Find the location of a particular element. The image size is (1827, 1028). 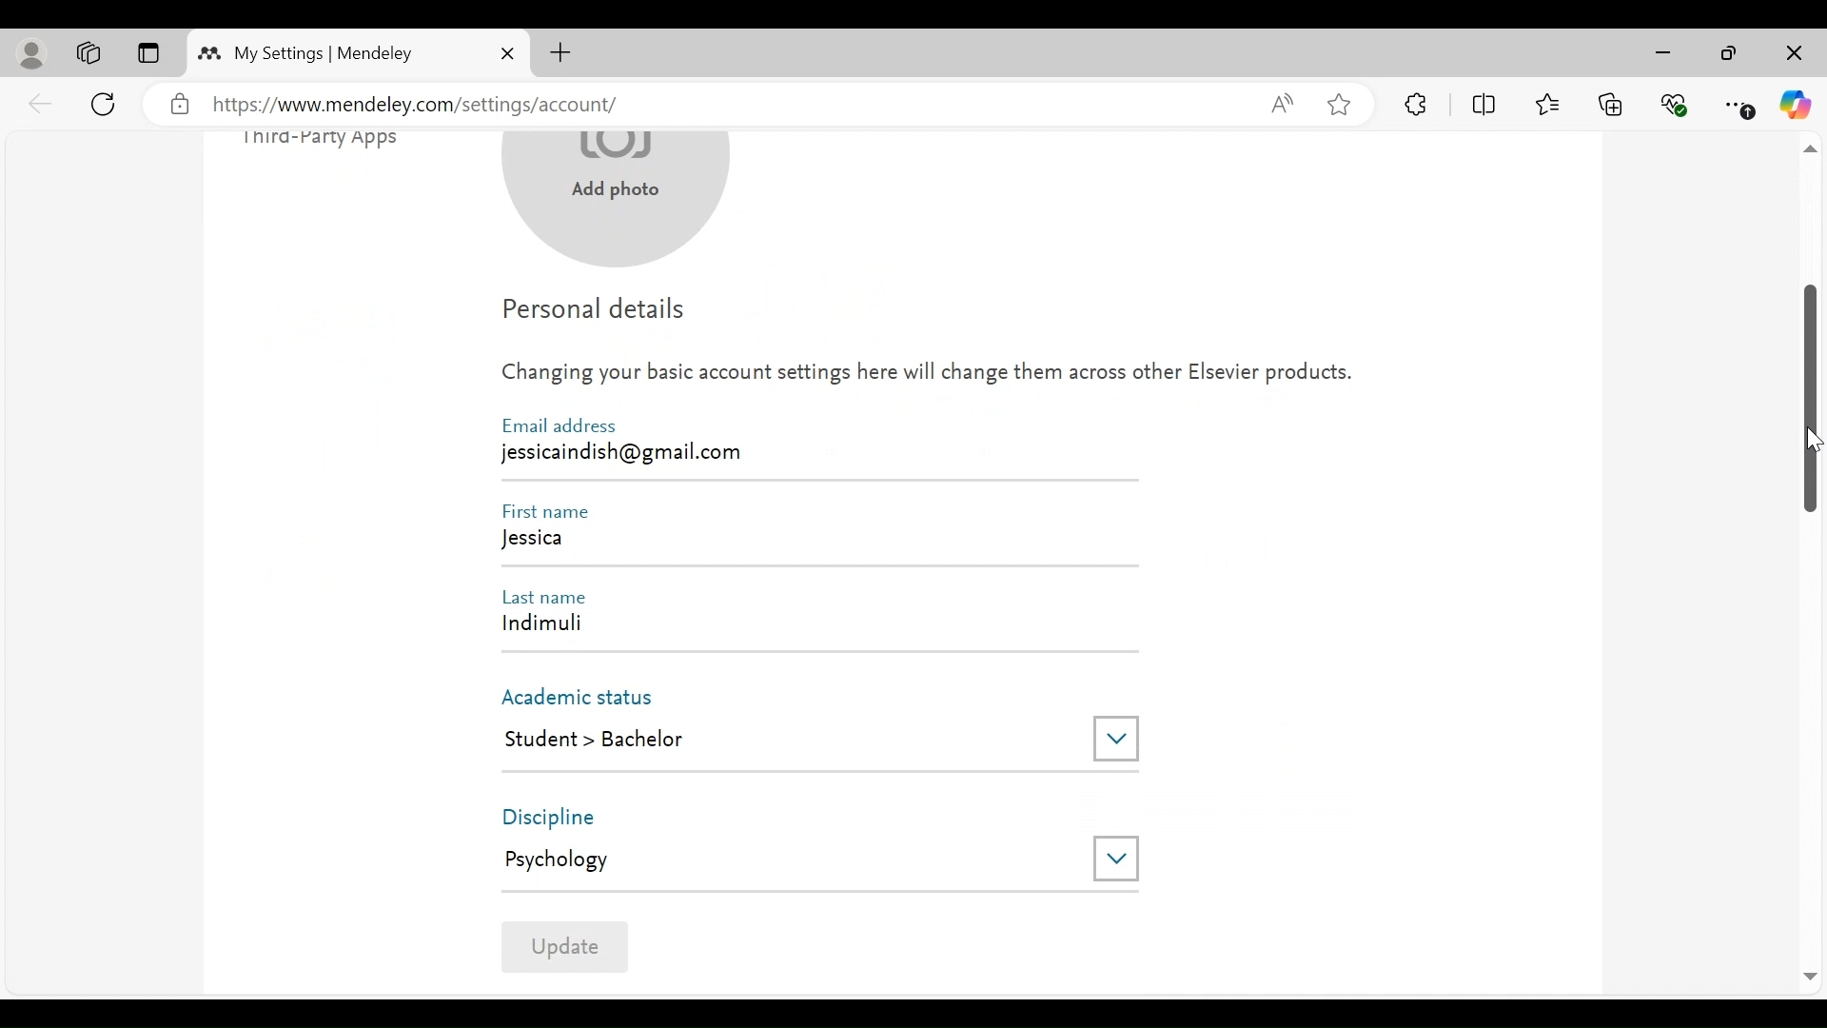

Personal Details is located at coordinates (596, 313).